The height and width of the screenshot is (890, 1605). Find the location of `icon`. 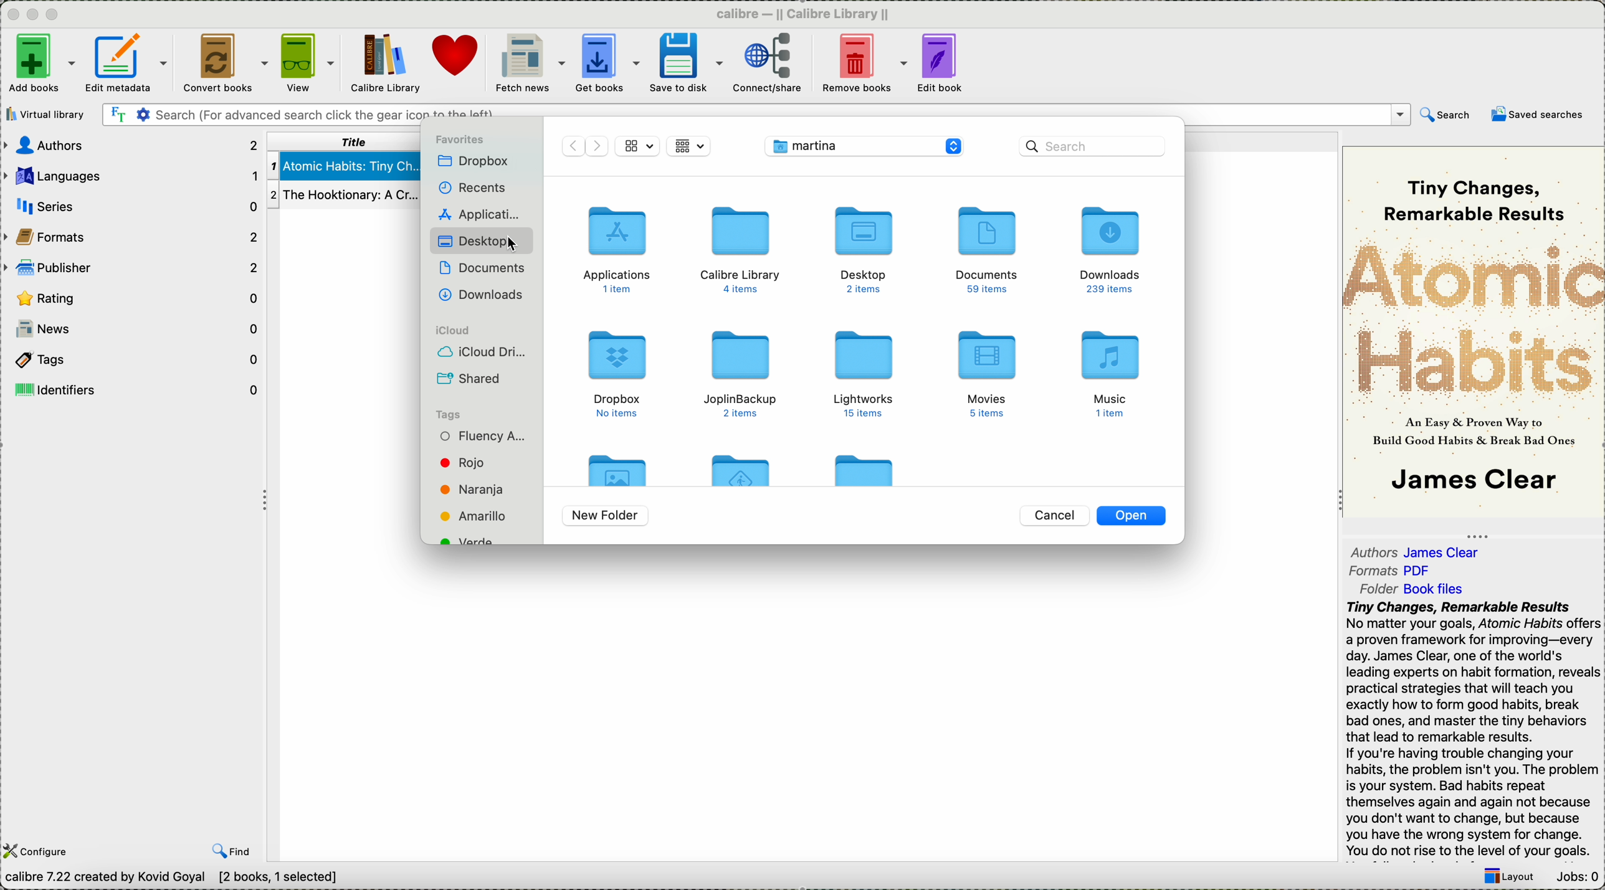

icon is located at coordinates (690, 144).